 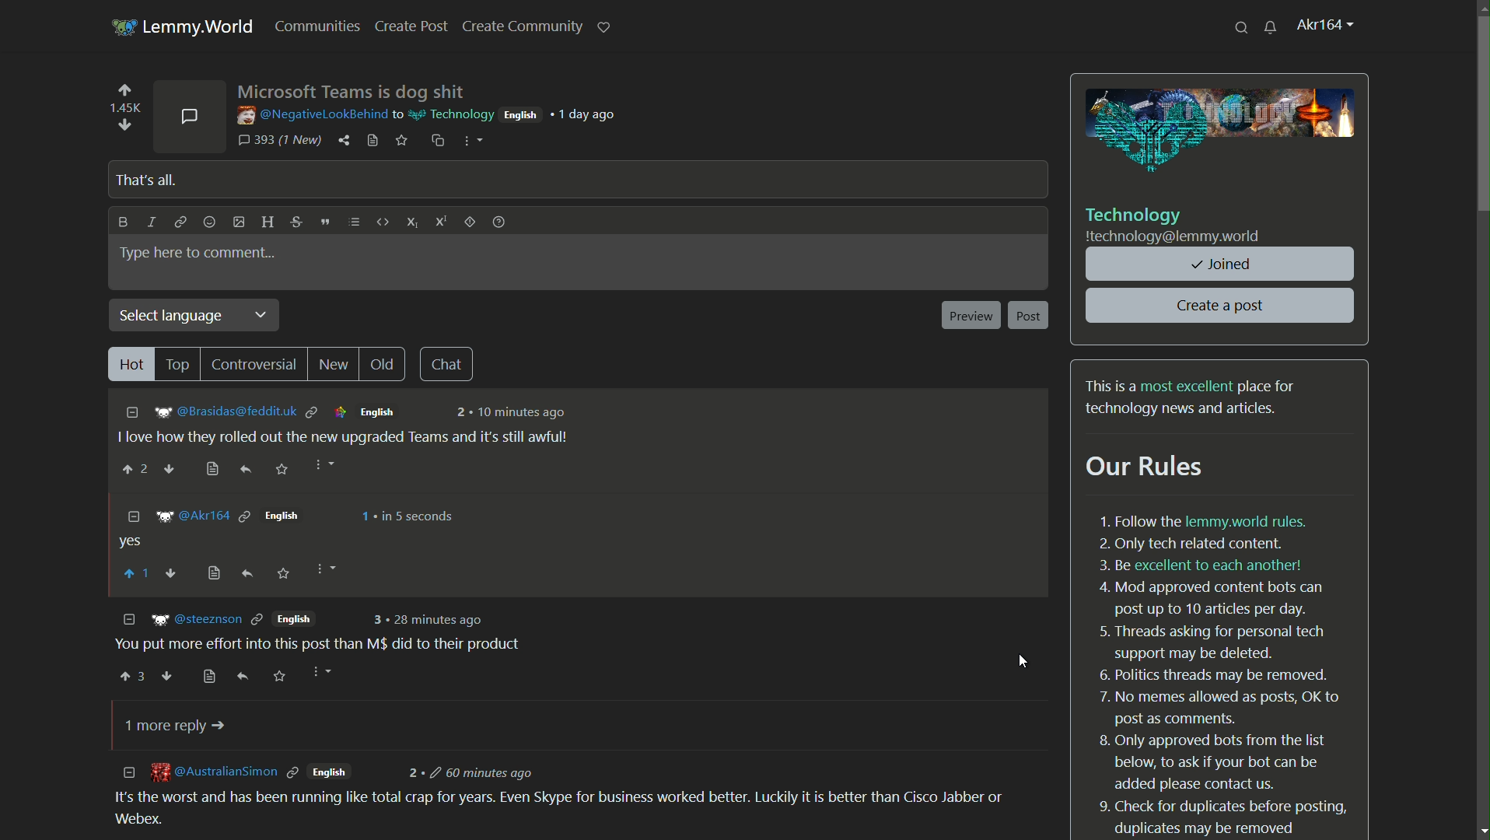 I want to click on view source, so click(x=209, y=673).